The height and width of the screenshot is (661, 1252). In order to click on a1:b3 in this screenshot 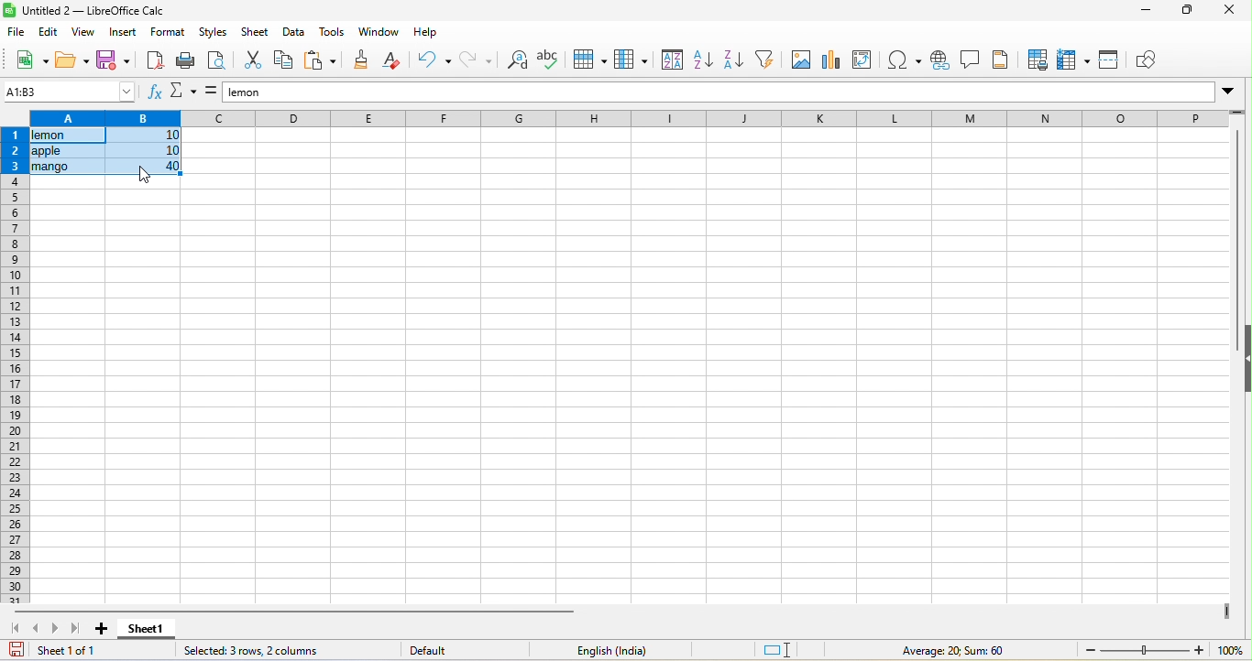, I will do `click(70, 92)`.